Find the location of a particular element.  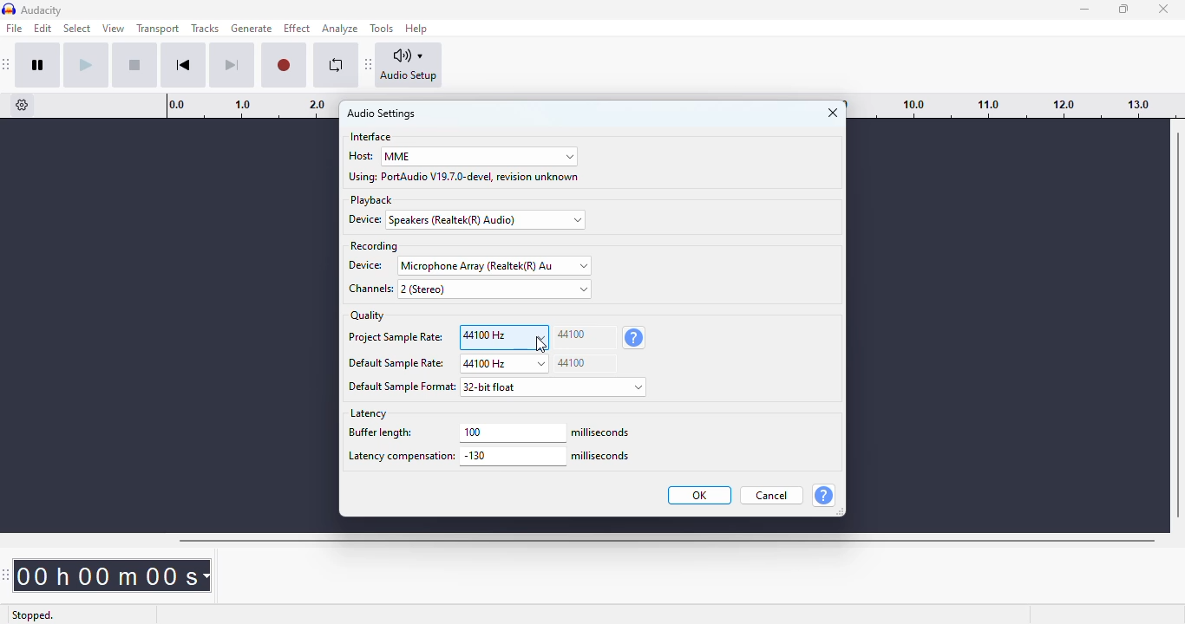

record is located at coordinates (284, 66).